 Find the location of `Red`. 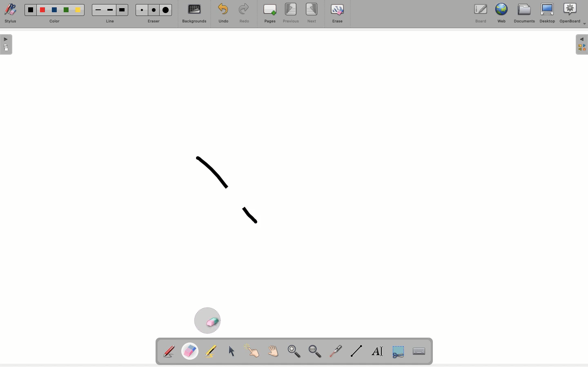

Red is located at coordinates (43, 11).